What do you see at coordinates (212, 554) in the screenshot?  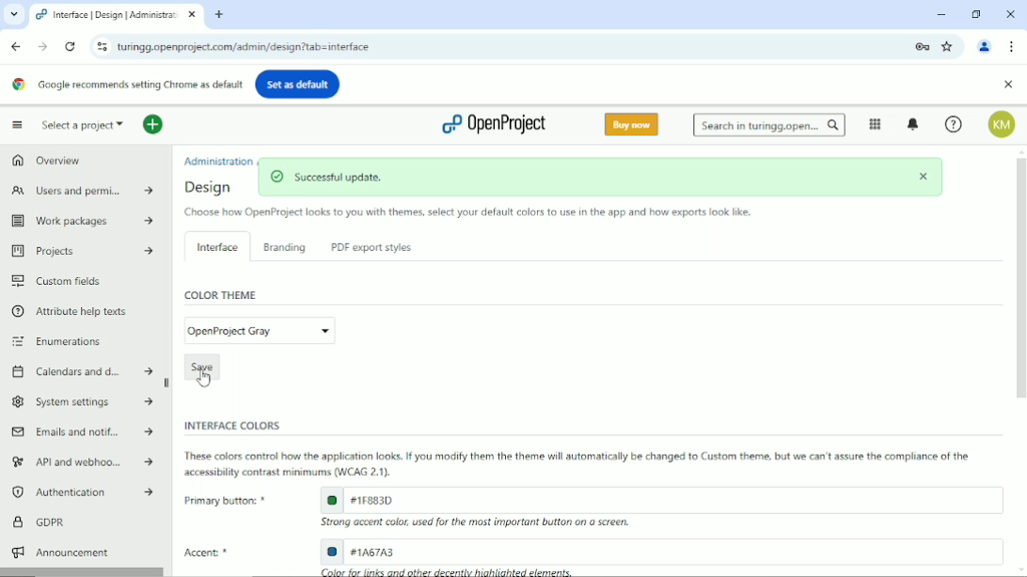 I see `Accent` at bounding box center [212, 554].